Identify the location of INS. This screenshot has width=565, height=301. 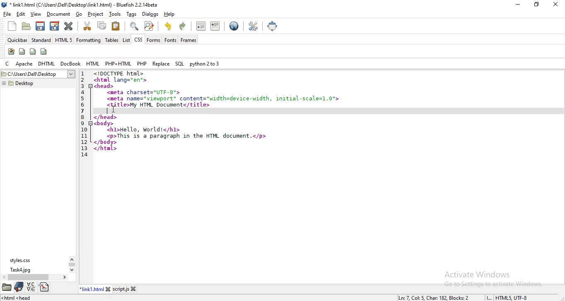
(488, 298).